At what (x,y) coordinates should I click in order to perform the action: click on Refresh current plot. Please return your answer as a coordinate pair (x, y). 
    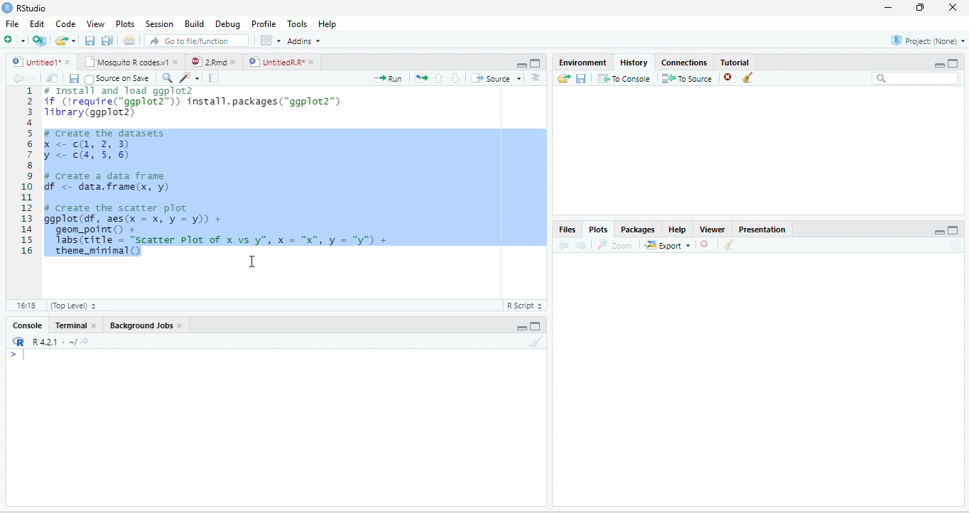
    Looking at the image, I should click on (955, 244).